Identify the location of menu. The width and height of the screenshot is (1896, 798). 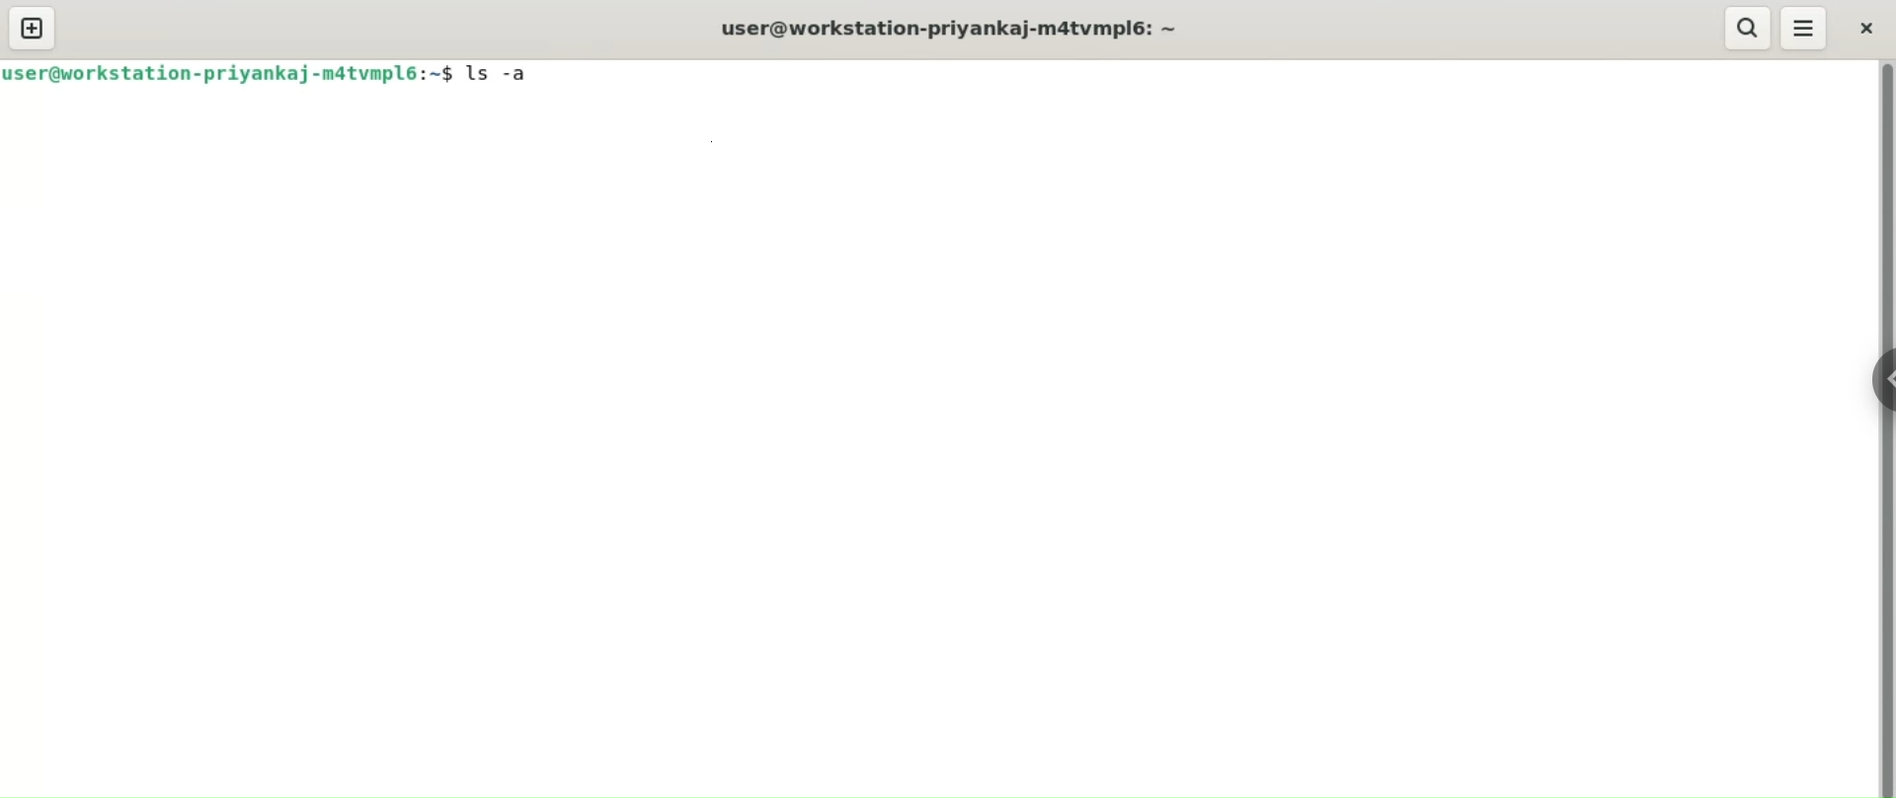
(1805, 29).